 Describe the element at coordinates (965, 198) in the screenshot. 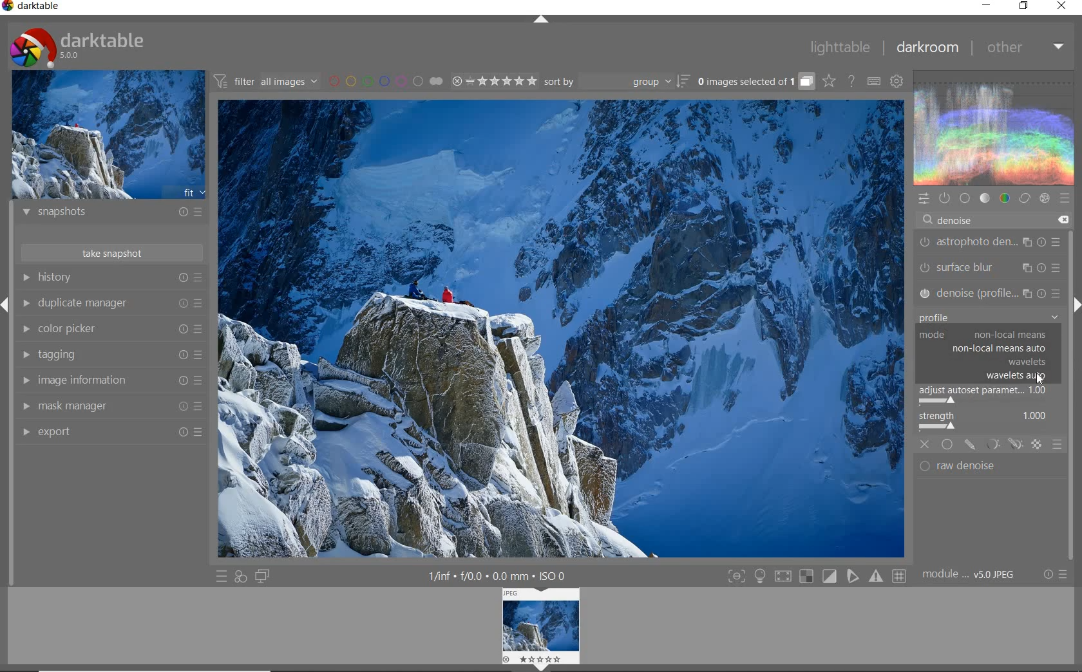

I see `base` at that location.